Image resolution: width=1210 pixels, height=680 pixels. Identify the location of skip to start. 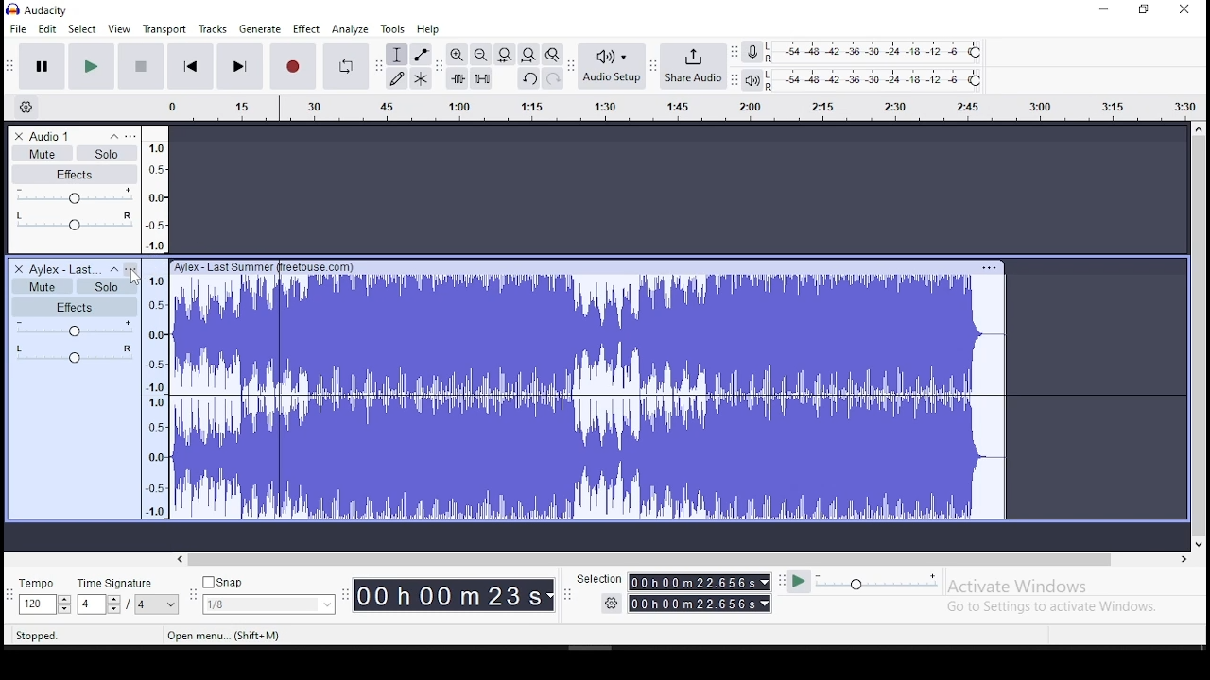
(188, 66).